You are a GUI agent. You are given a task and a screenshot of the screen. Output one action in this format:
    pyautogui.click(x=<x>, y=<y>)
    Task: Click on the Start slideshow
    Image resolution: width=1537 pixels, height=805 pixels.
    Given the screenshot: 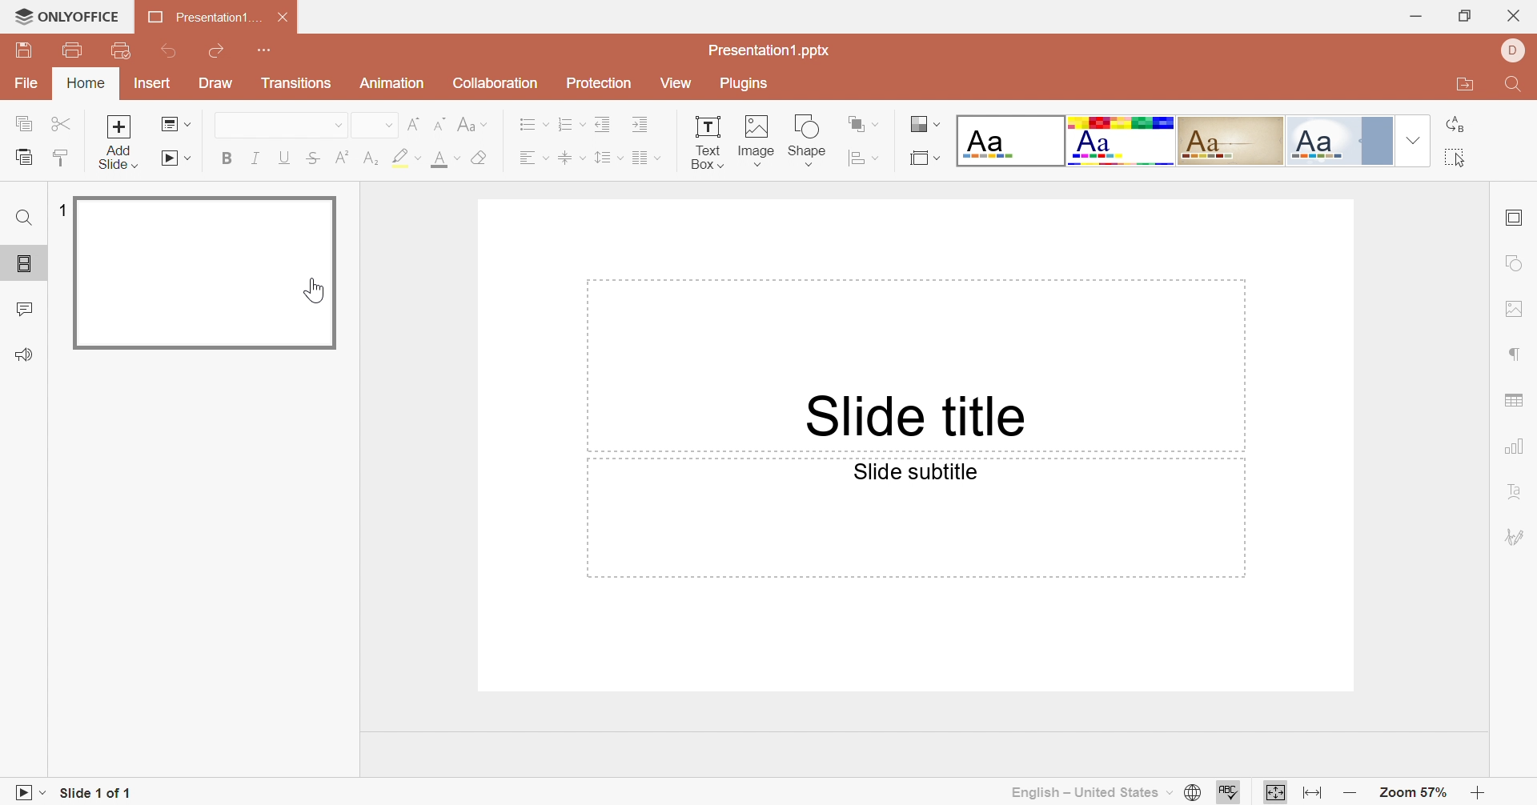 What is the action you would take?
    pyautogui.click(x=171, y=158)
    